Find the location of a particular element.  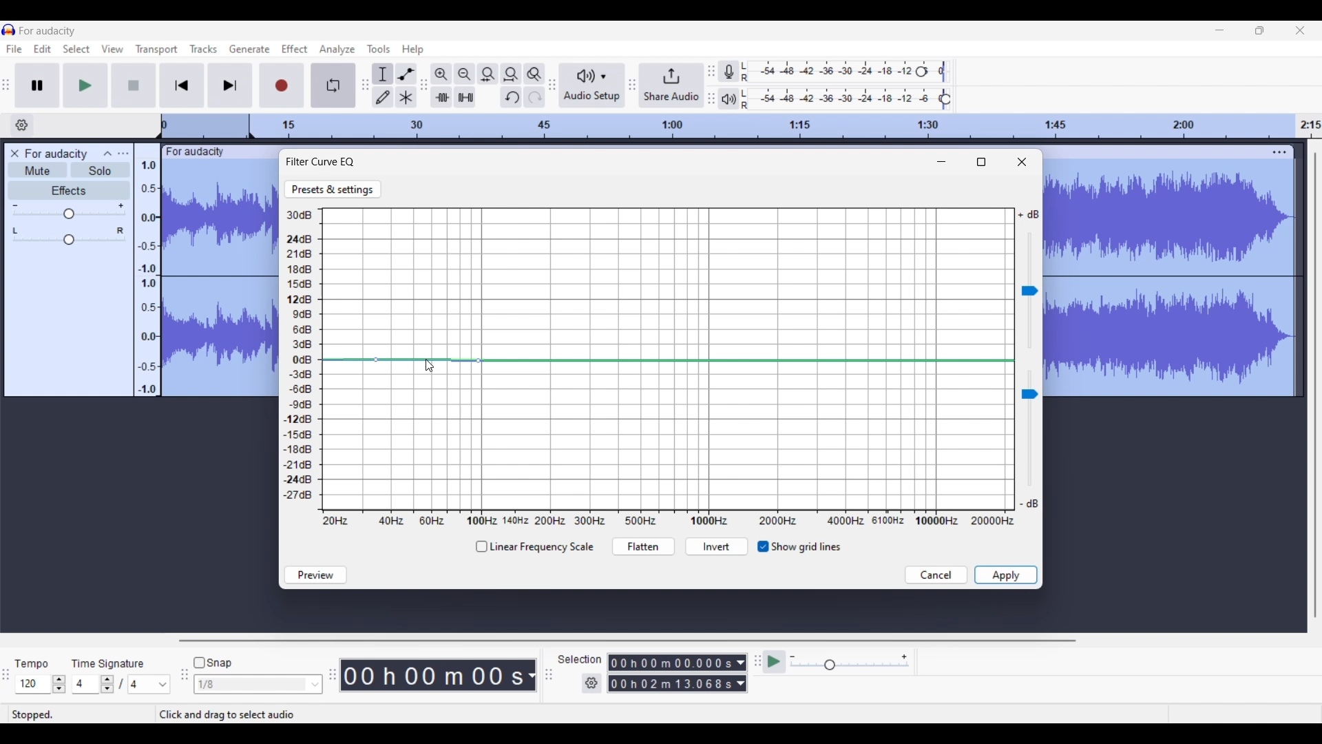

Zoom in is located at coordinates (441, 74).